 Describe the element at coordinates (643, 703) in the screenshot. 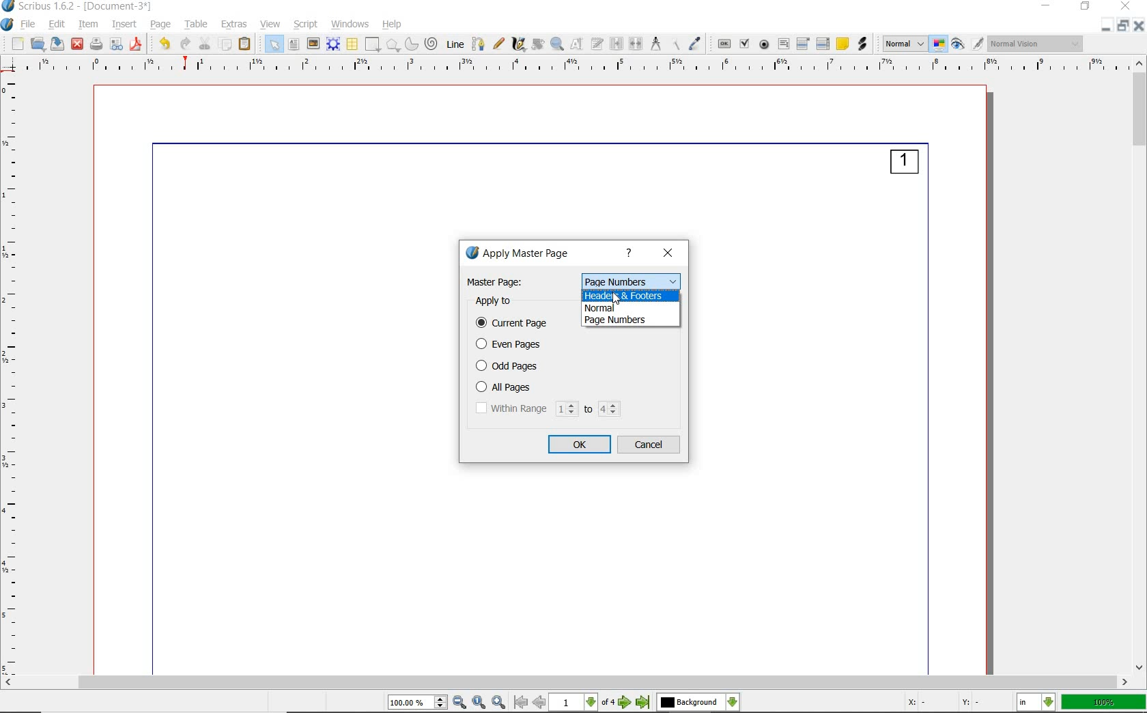

I see `go to last page` at that location.